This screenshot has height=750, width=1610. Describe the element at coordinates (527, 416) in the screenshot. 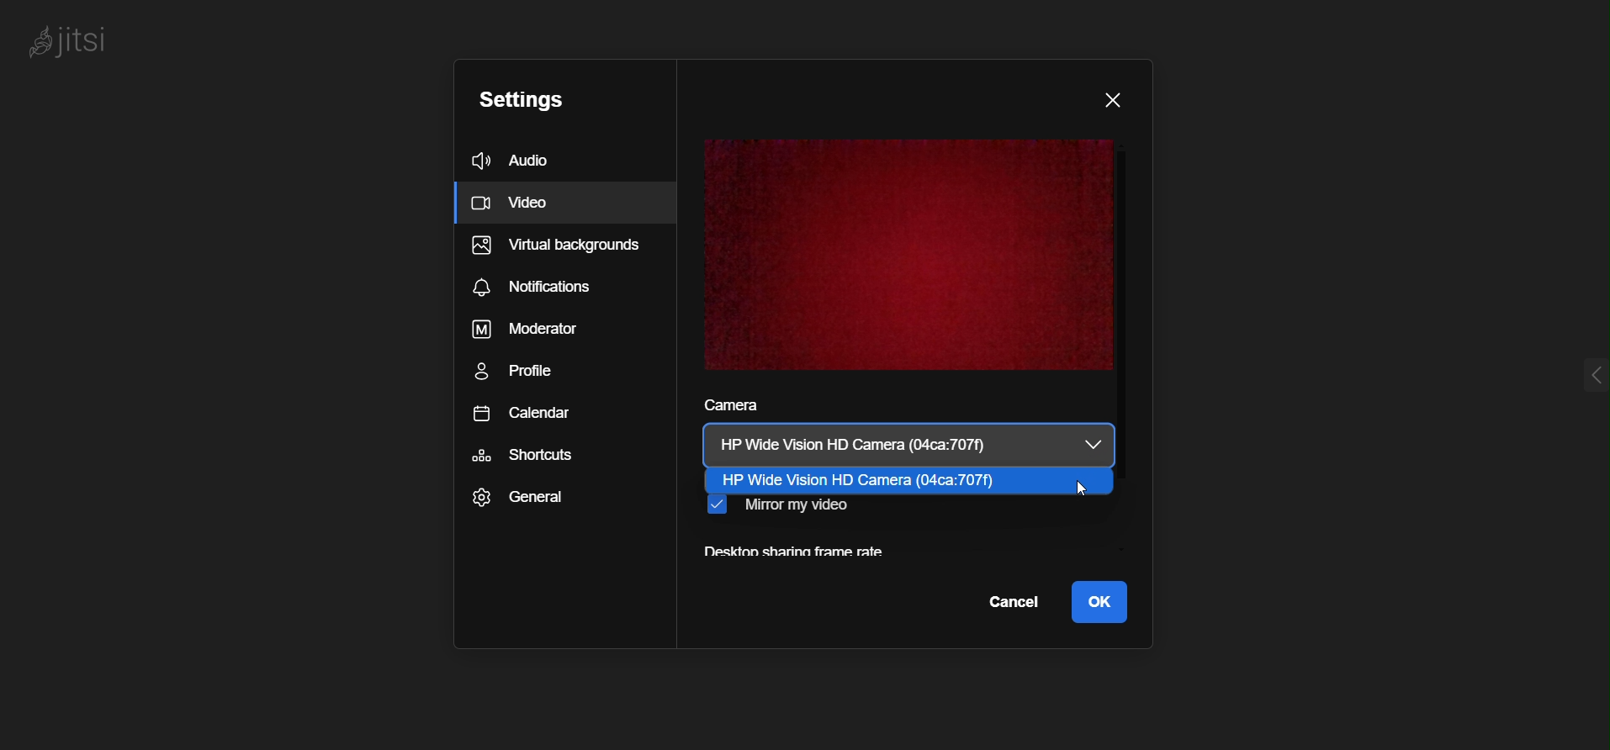

I see `calendar` at that location.